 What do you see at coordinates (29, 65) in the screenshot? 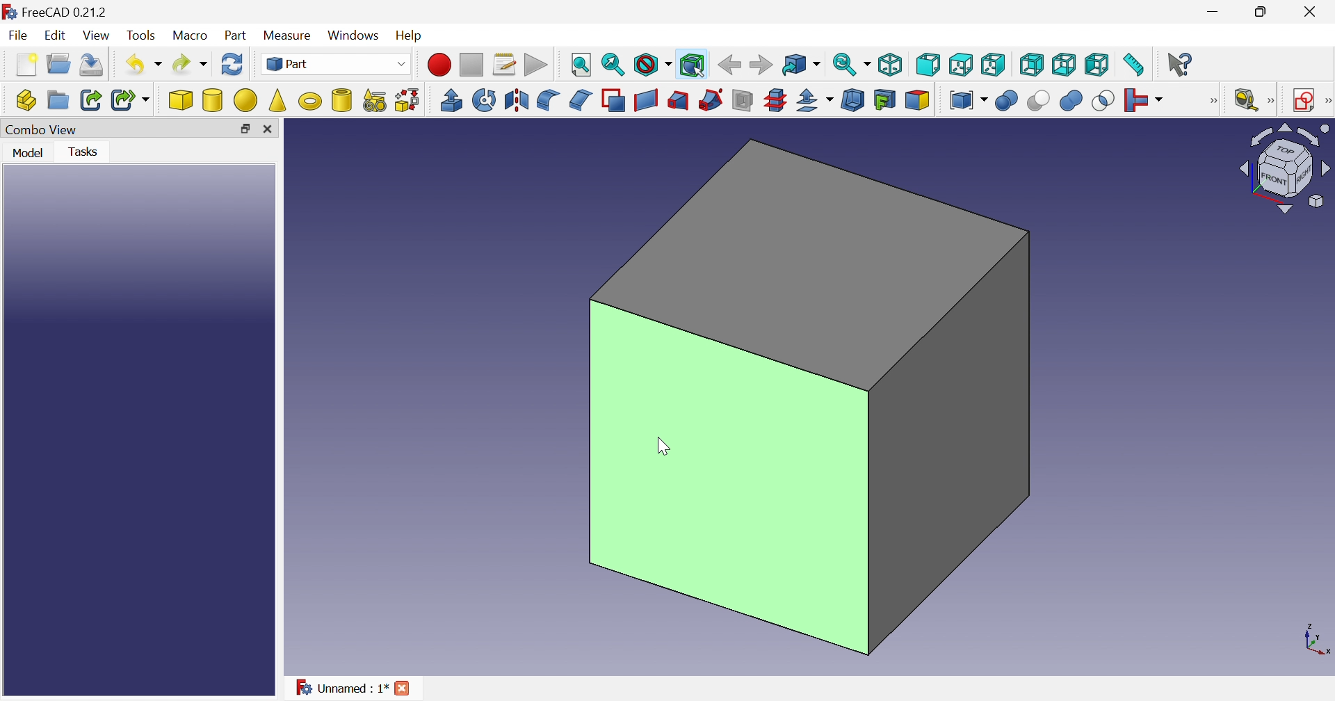
I see `New` at bounding box center [29, 65].